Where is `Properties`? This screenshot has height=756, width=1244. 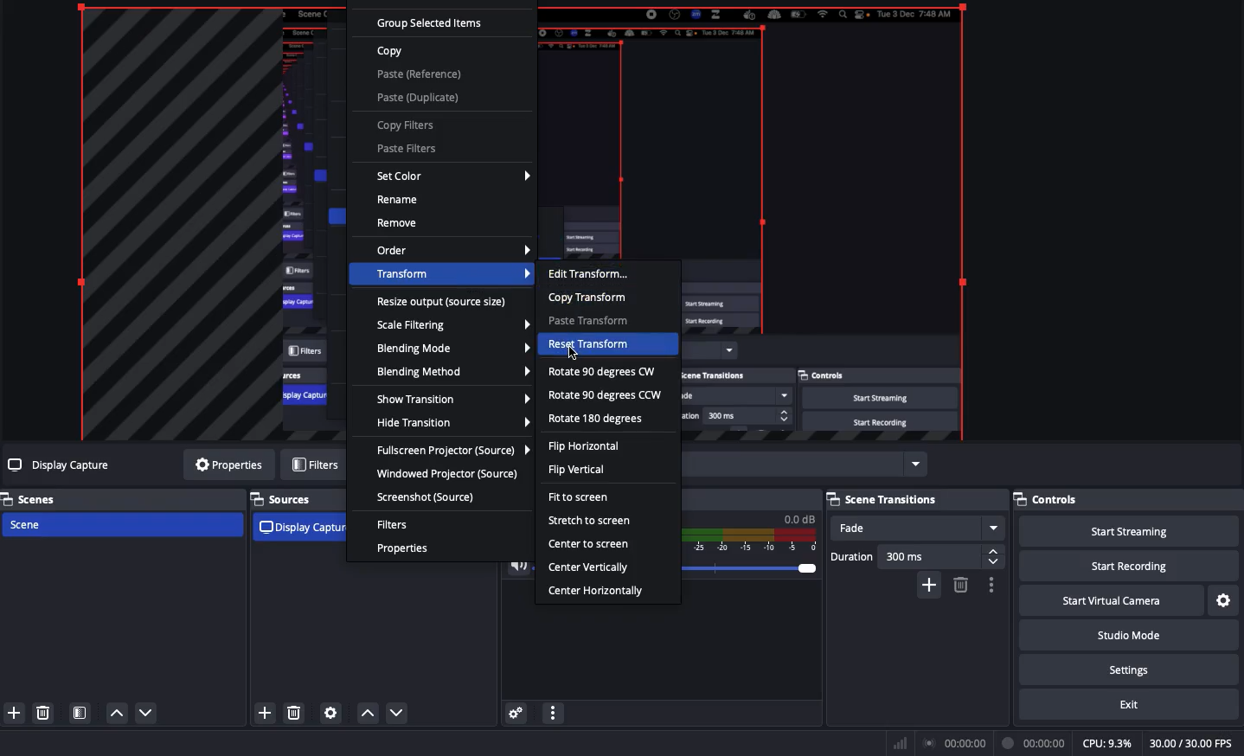
Properties is located at coordinates (230, 466).